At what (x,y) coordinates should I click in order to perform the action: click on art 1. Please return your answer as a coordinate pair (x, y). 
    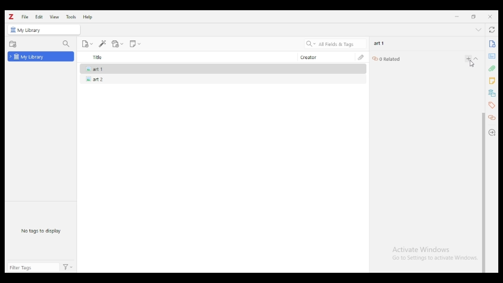
    Looking at the image, I should click on (93, 68).